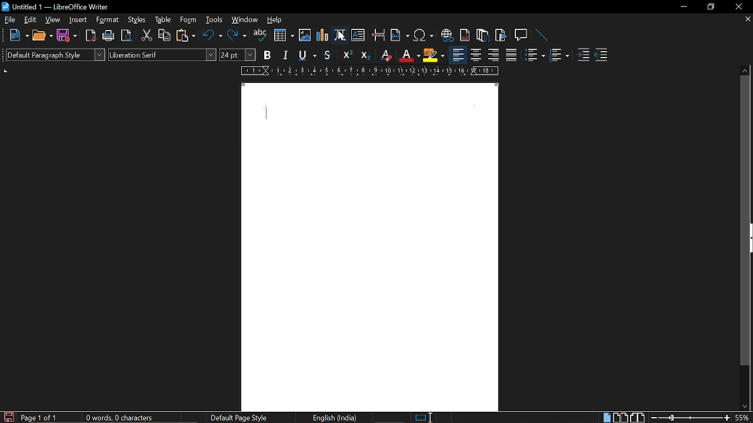 This screenshot has height=423, width=753. What do you see at coordinates (322, 35) in the screenshot?
I see `insert chart` at bounding box center [322, 35].